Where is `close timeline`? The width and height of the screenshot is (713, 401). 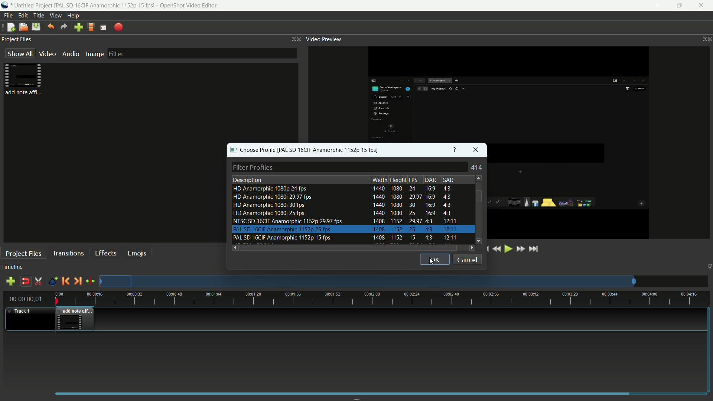
close timeline is located at coordinates (709, 266).